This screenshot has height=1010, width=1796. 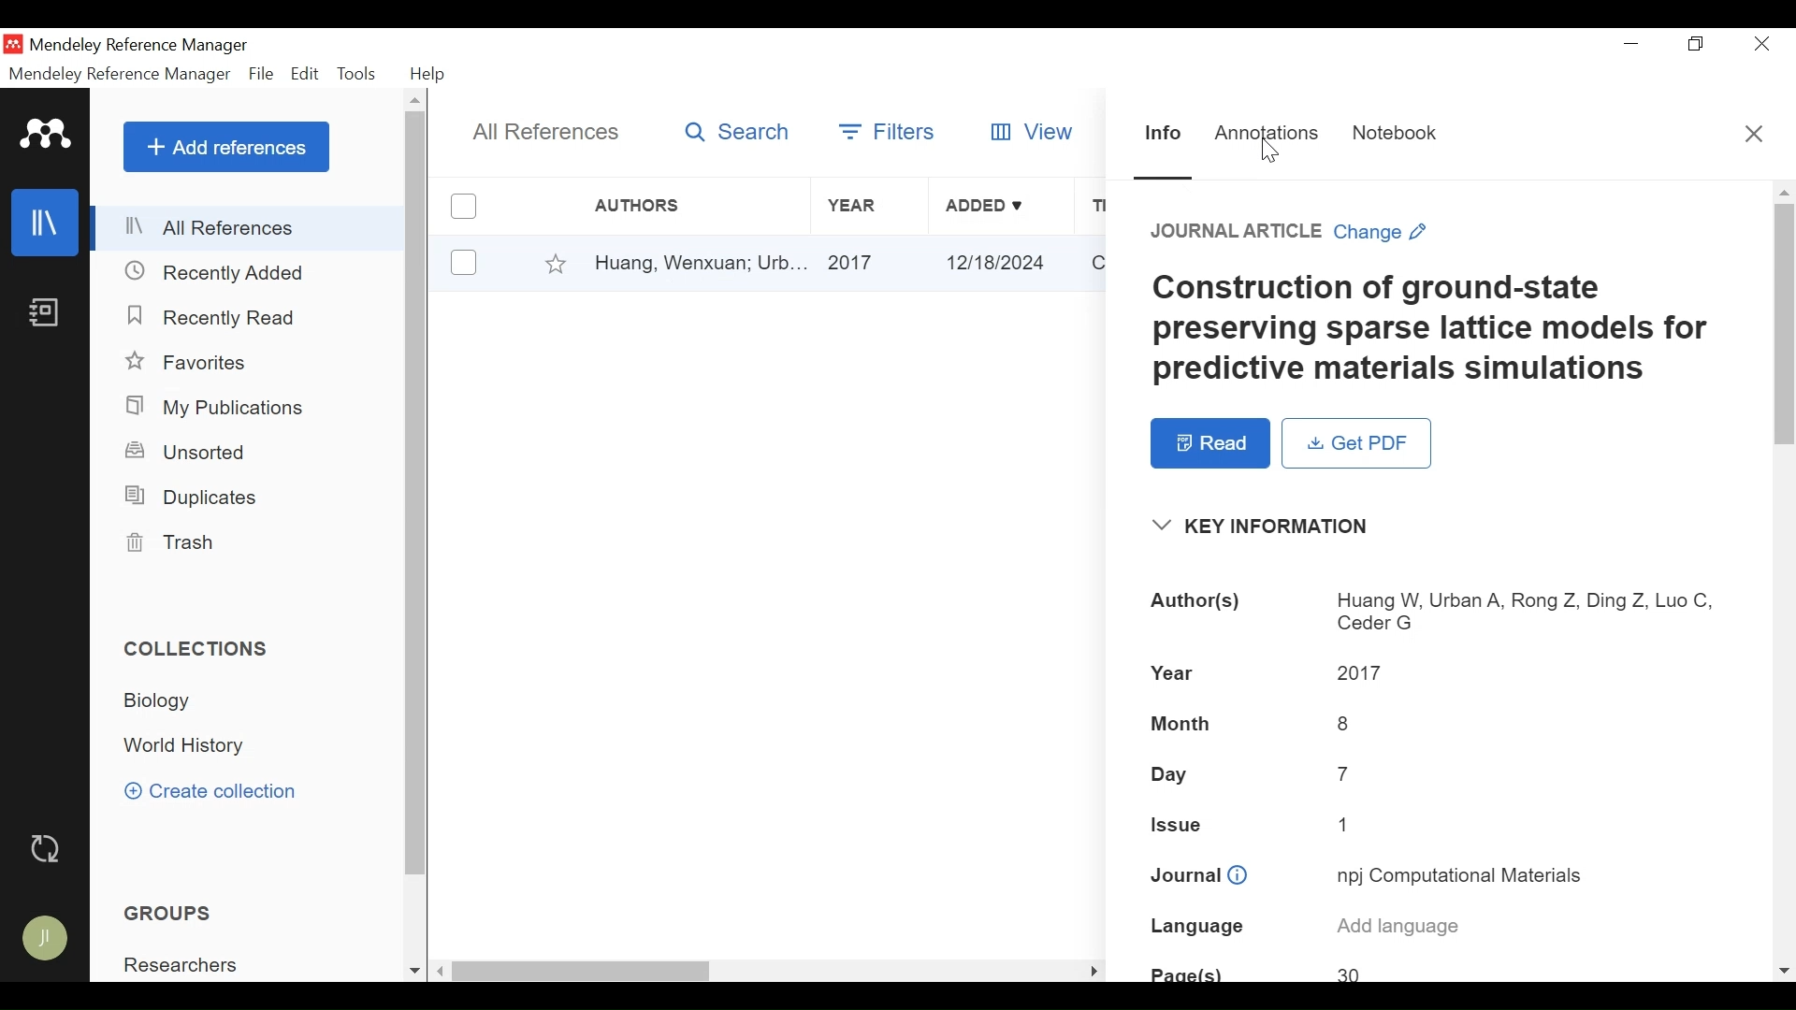 What do you see at coordinates (216, 272) in the screenshot?
I see `Recently Added` at bounding box center [216, 272].